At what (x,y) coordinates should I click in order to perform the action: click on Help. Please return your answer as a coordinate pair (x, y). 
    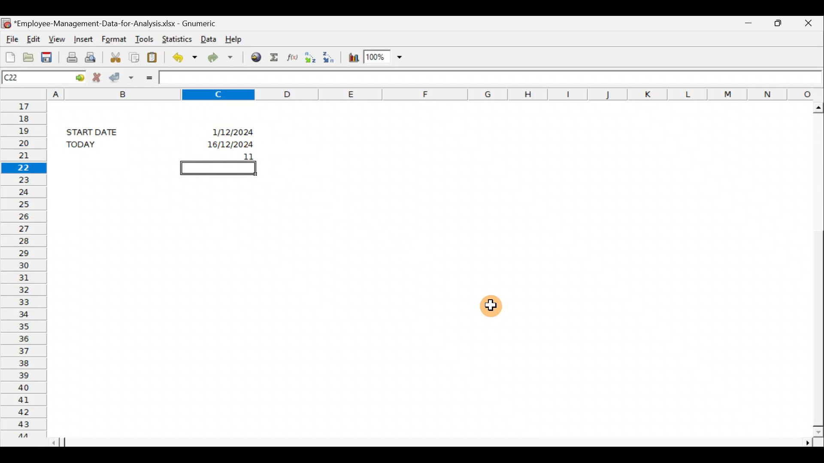
    Looking at the image, I should click on (239, 40).